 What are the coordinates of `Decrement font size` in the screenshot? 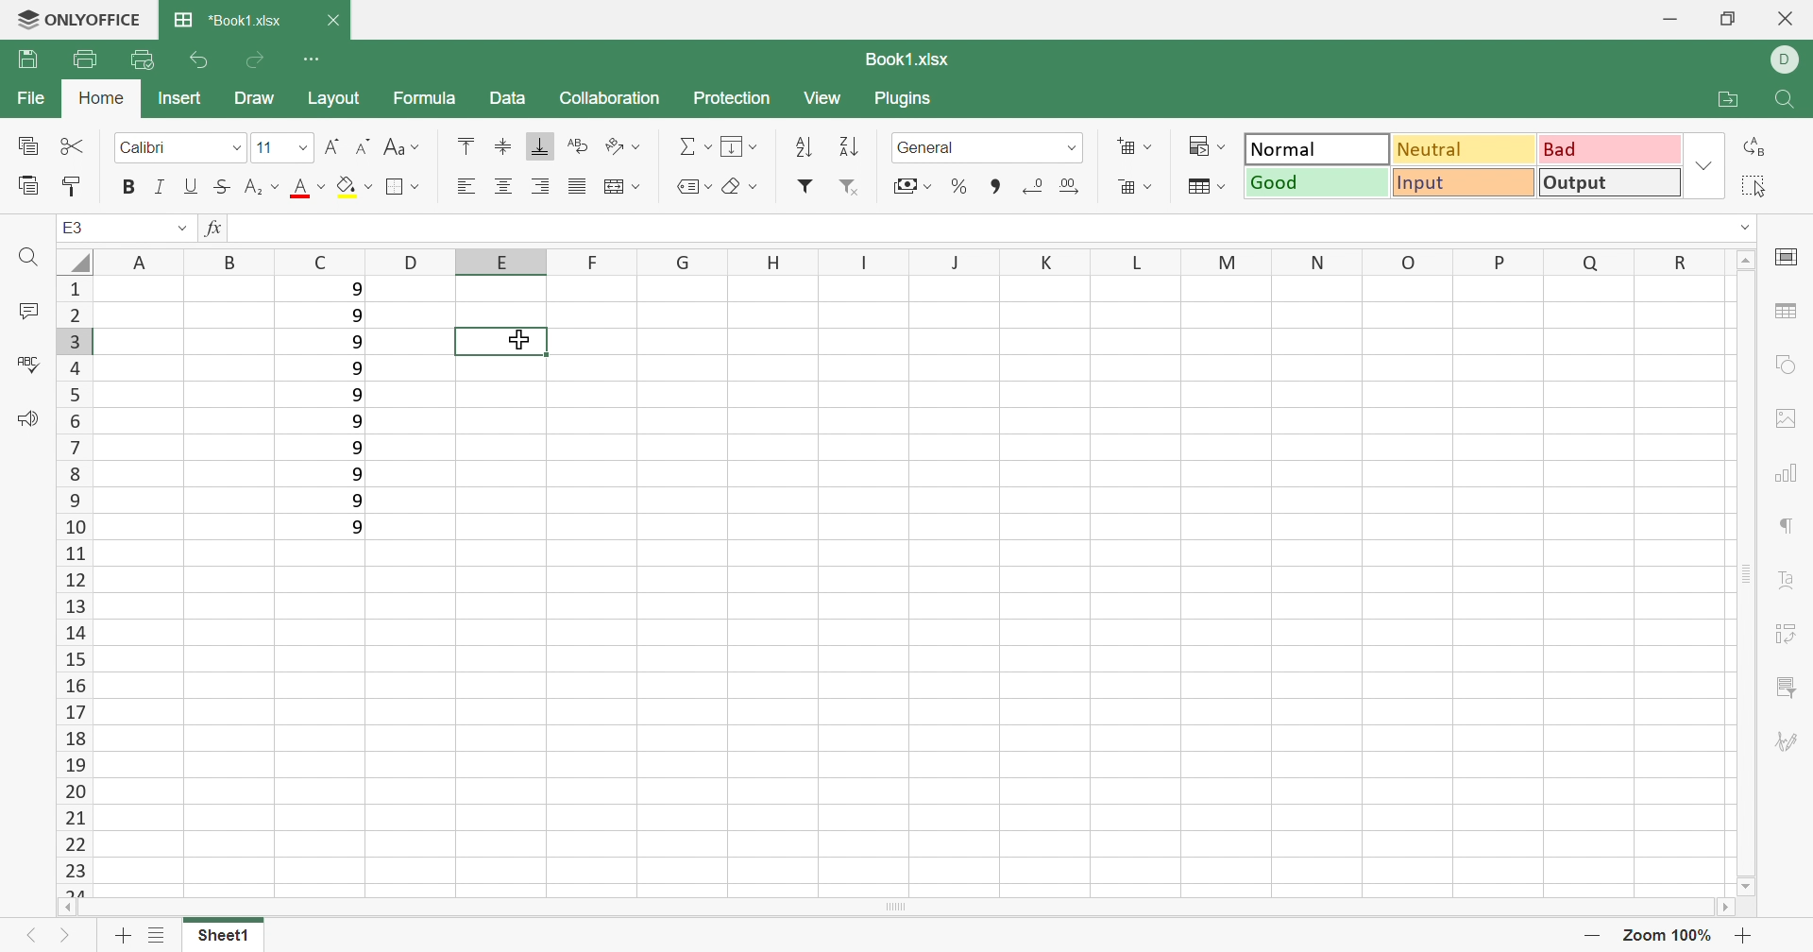 It's located at (364, 145).